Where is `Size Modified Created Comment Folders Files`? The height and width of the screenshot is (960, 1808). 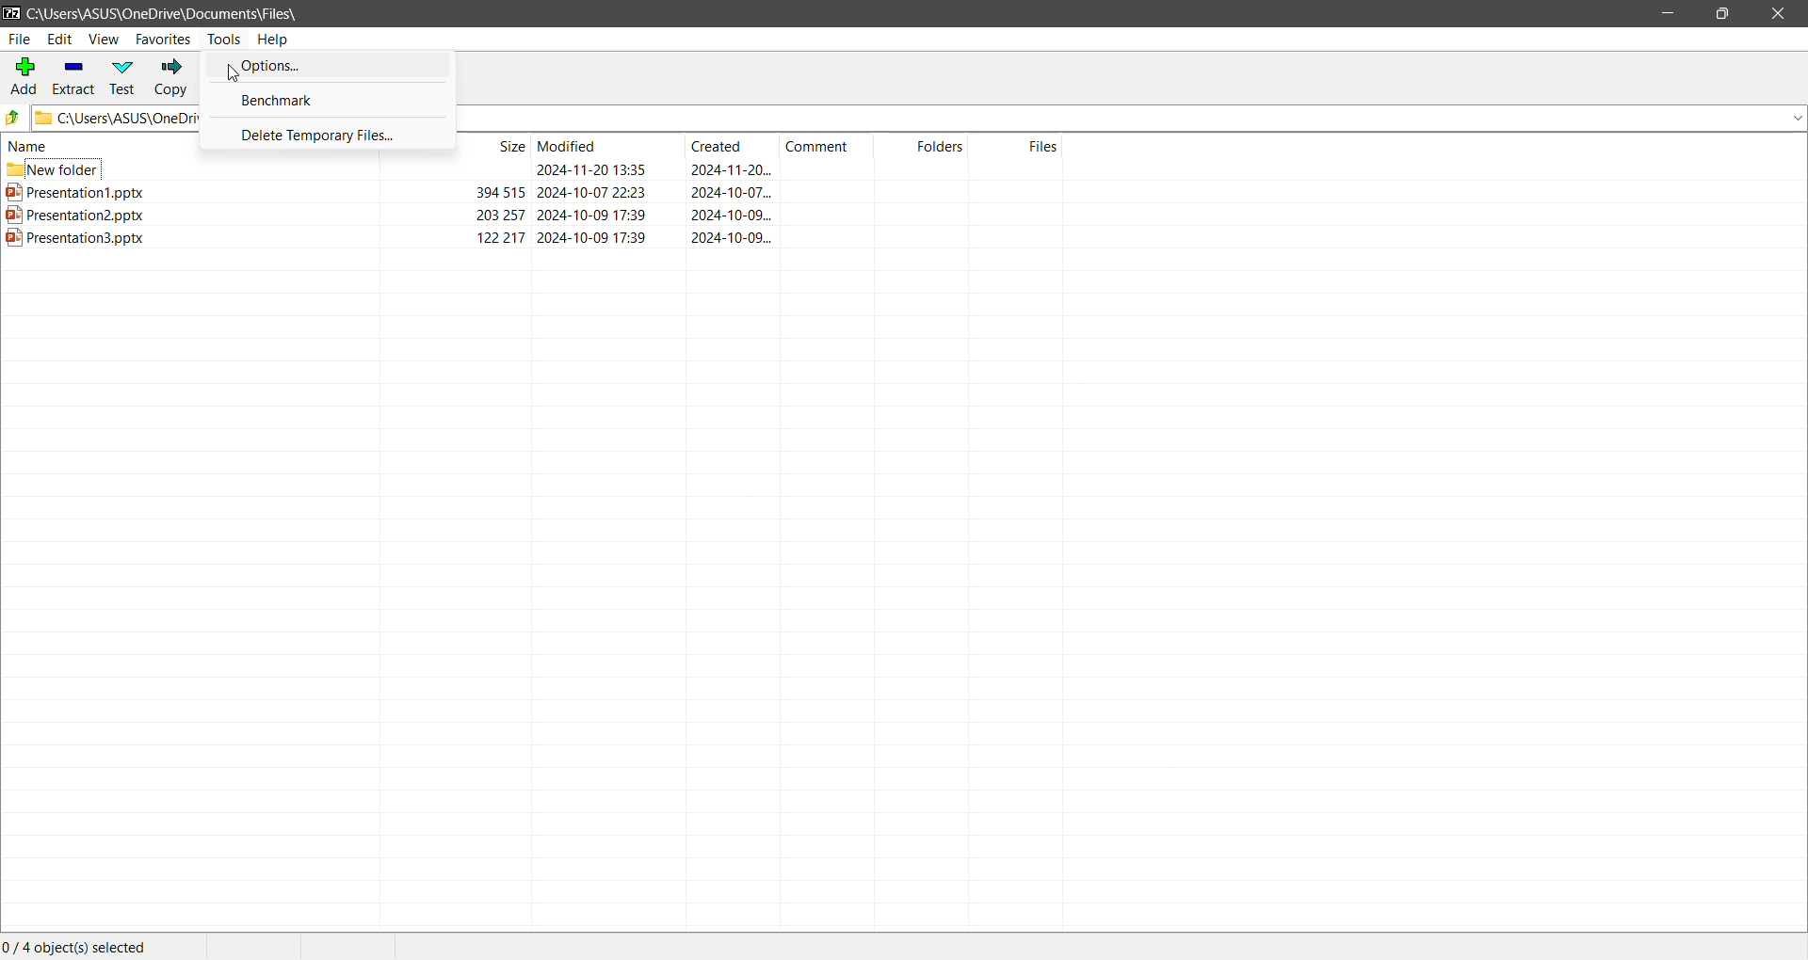
Size Modified Created Comment Folders Files is located at coordinates (772, 142).